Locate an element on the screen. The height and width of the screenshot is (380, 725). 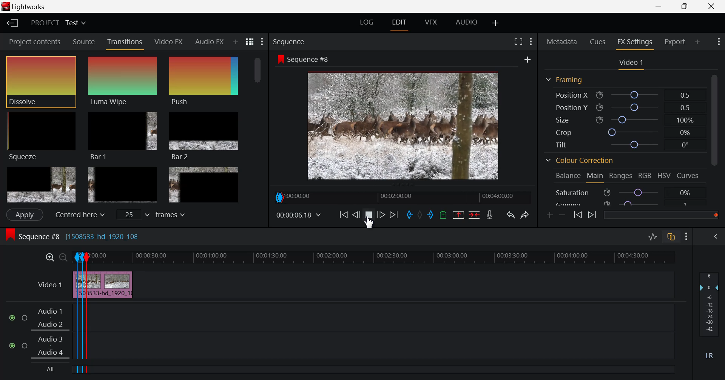
All is located at coordinates (52, 370).